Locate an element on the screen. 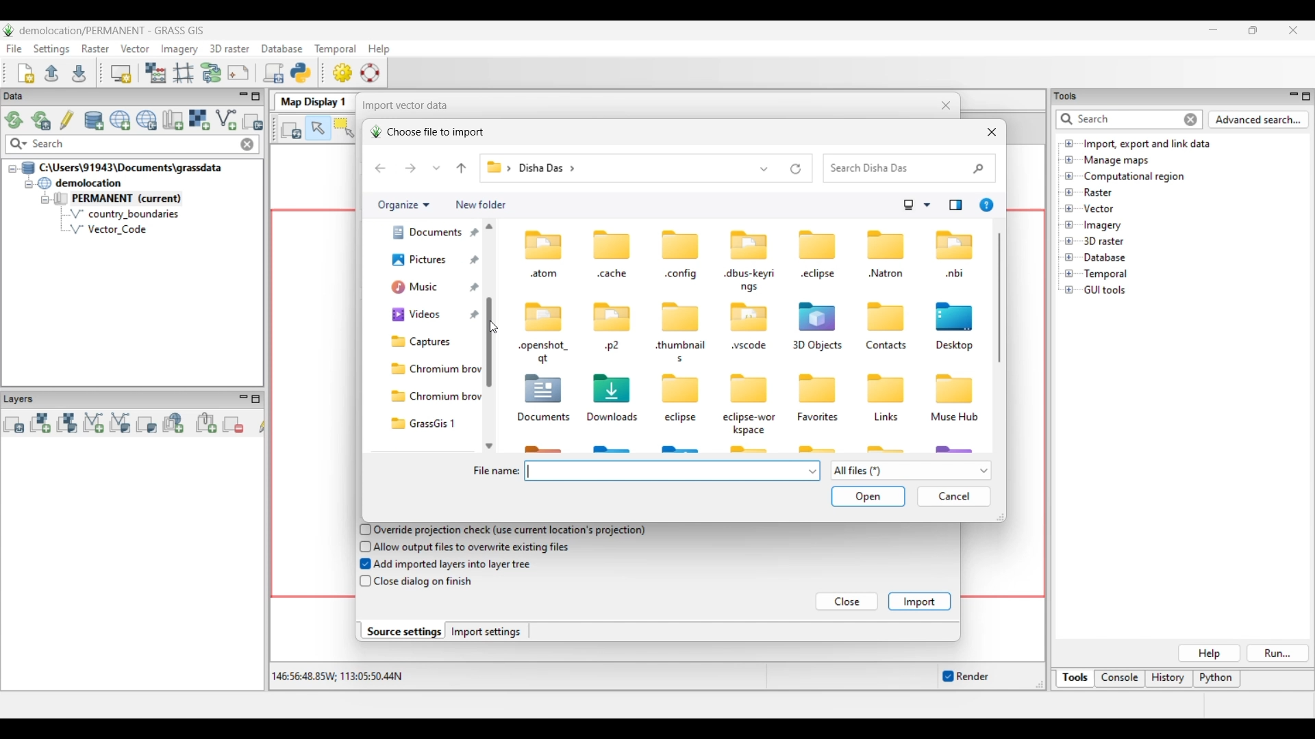 This screenshot has width=1315, height=739. Data is located at coordinates (25, 96).